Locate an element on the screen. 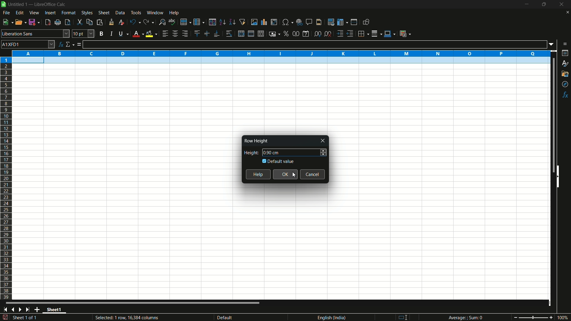  copy is located at coordinates (89, 22).